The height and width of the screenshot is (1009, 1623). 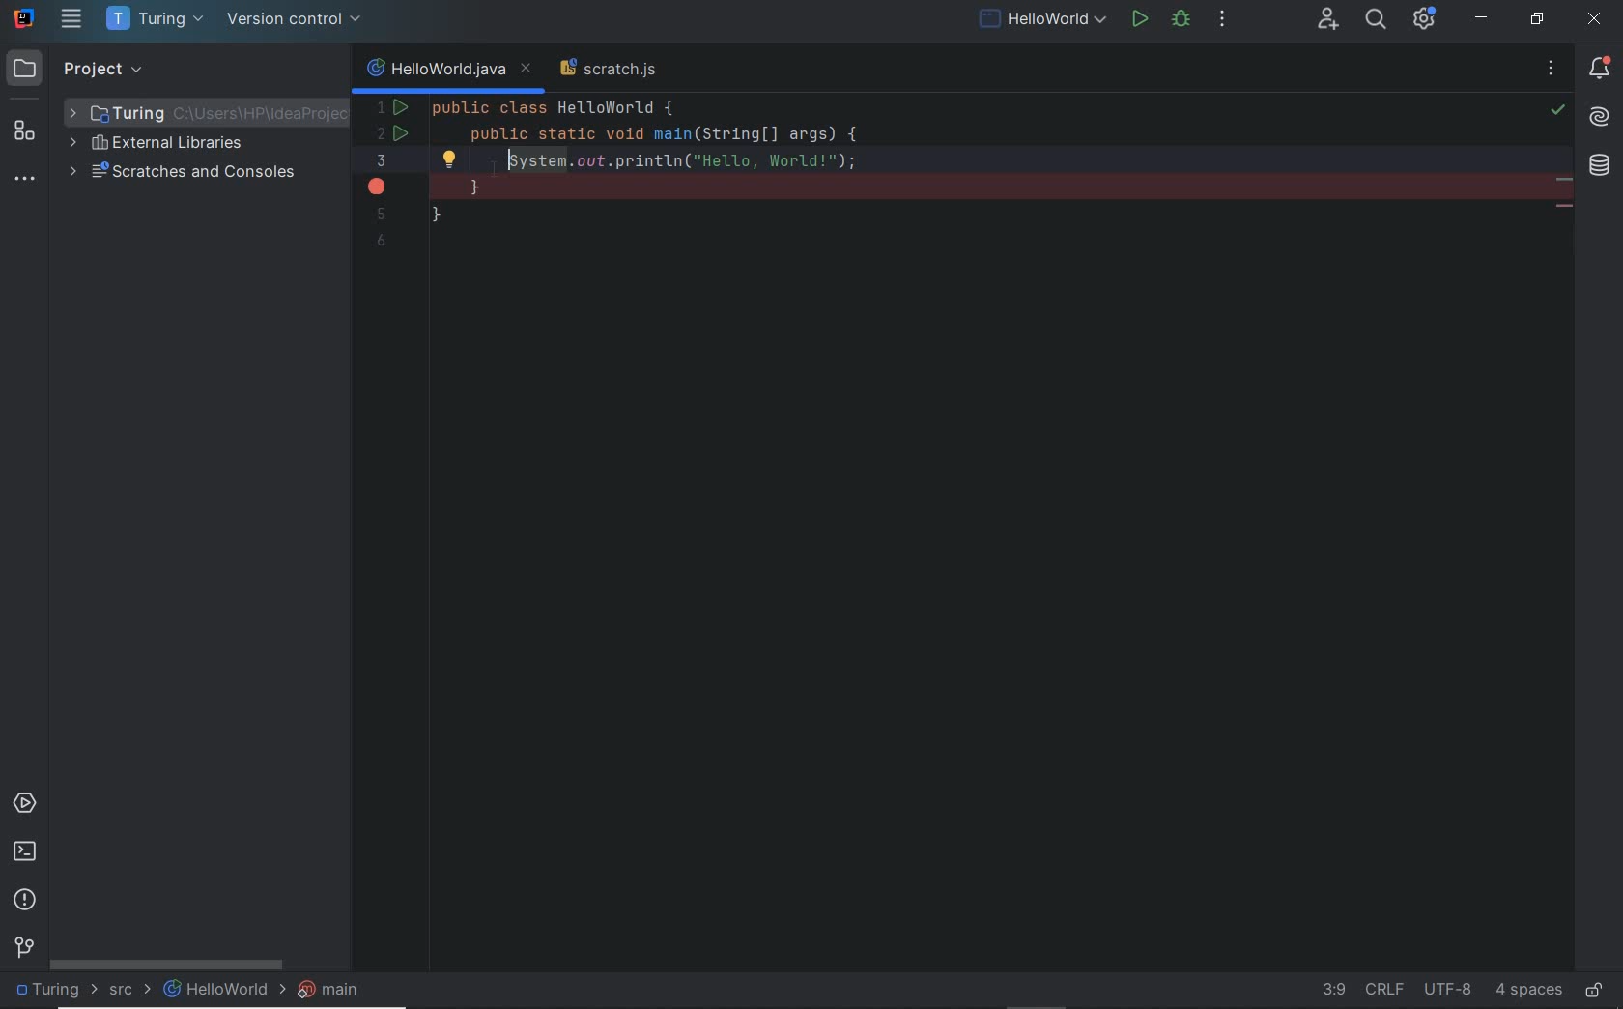 I want to click on cursor, so click(x=483, y=172).